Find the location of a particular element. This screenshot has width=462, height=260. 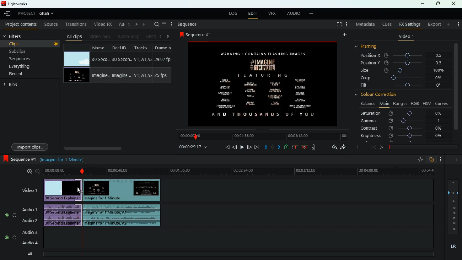

forward is located at coordinates (257, 147).